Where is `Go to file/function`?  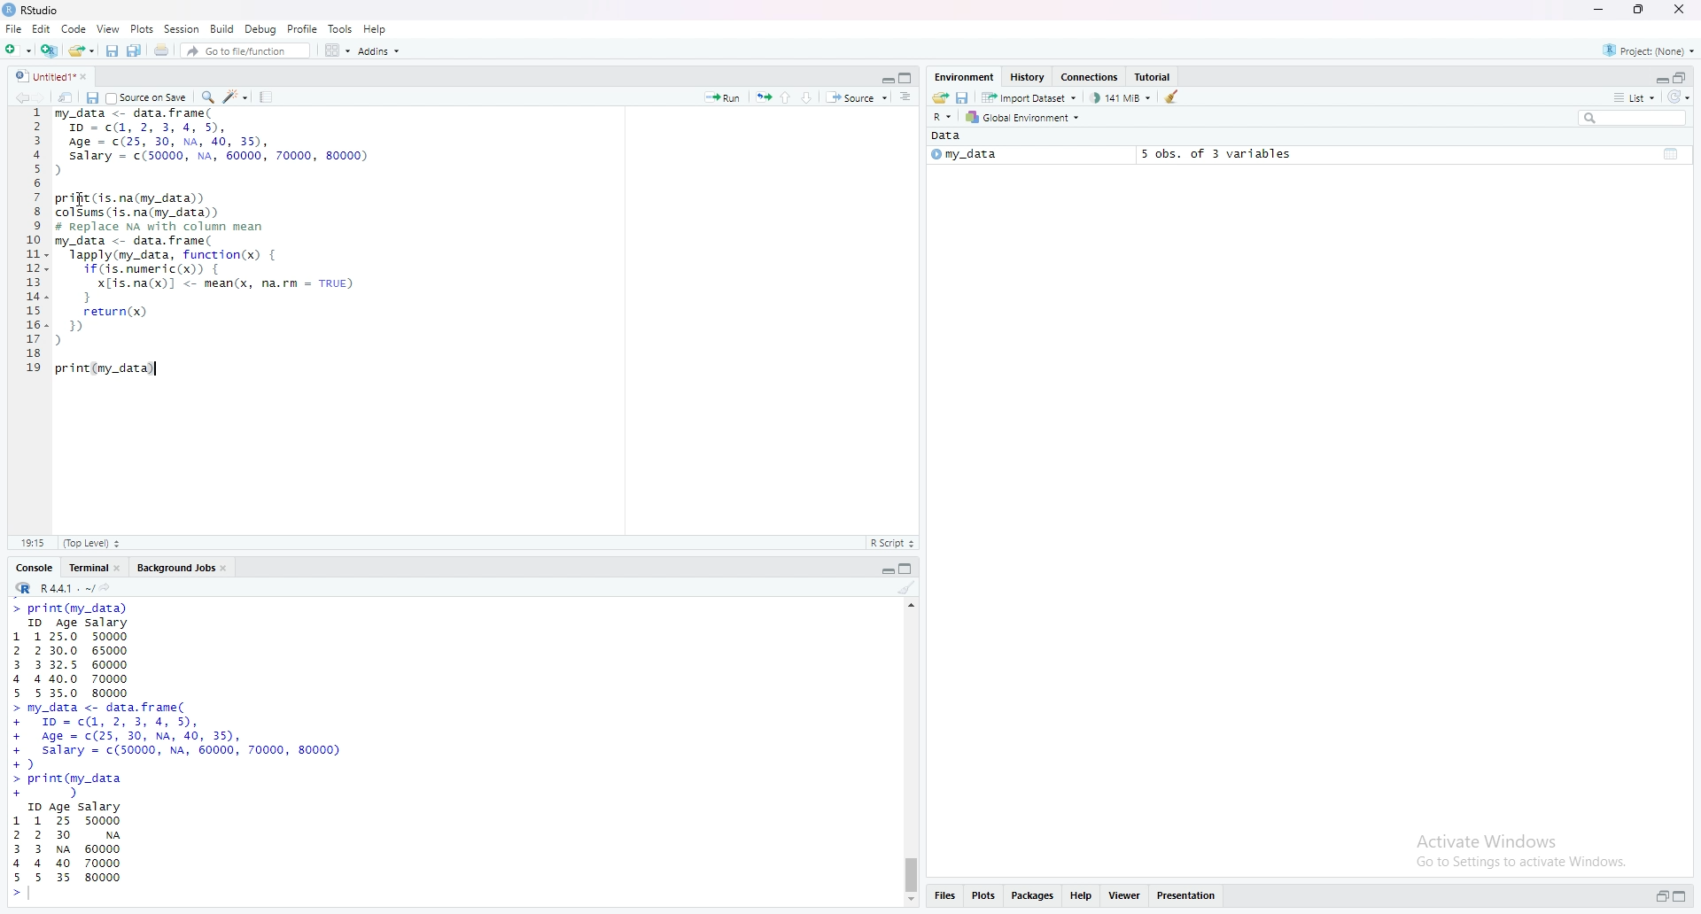
Go to file/function is located at coordinates (246, 51).